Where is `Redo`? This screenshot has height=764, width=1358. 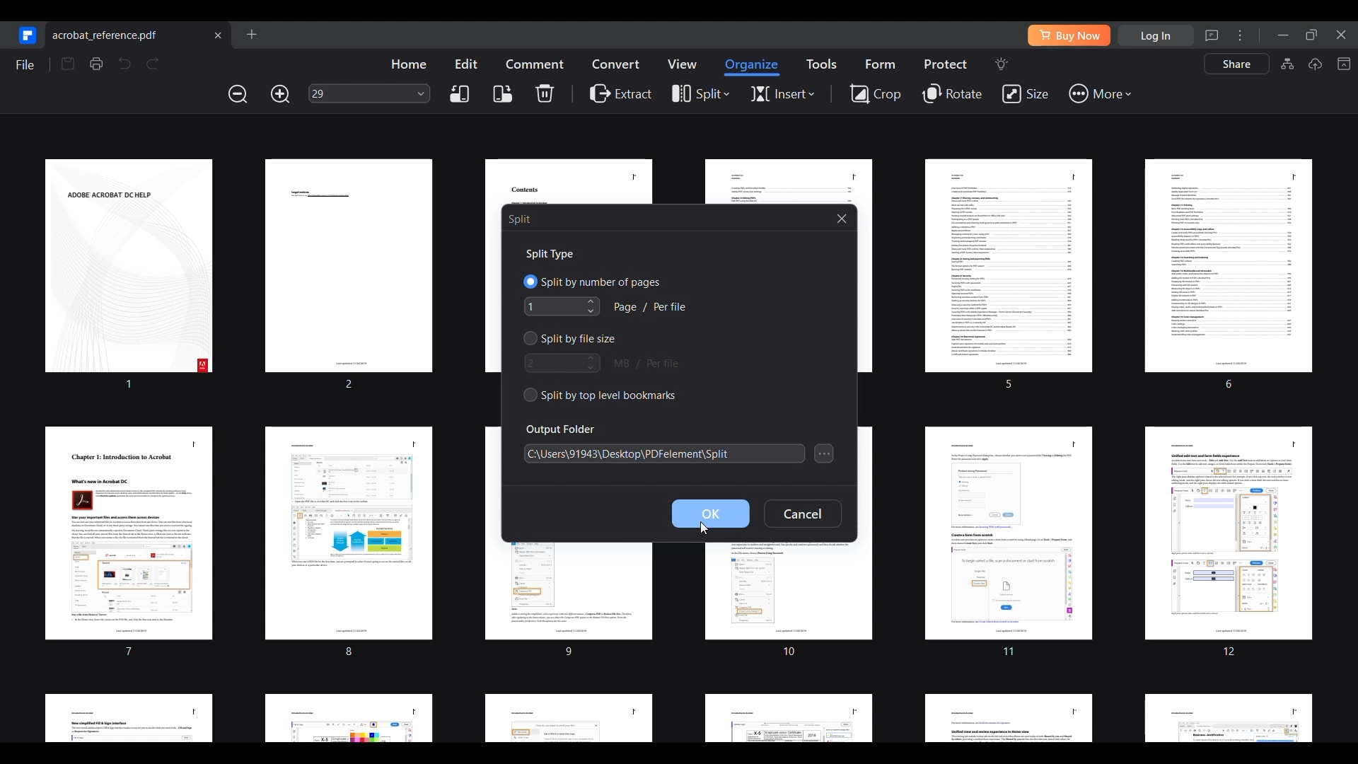
Redo is located at coordinates (153, 64).